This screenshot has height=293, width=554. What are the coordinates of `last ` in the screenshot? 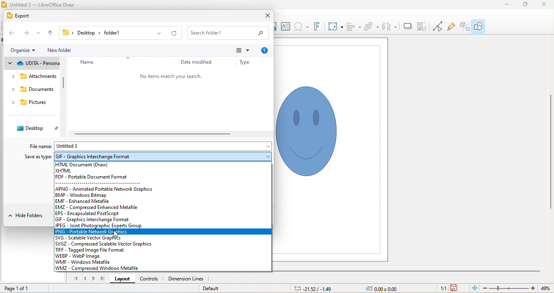 It's located at (103, 278).